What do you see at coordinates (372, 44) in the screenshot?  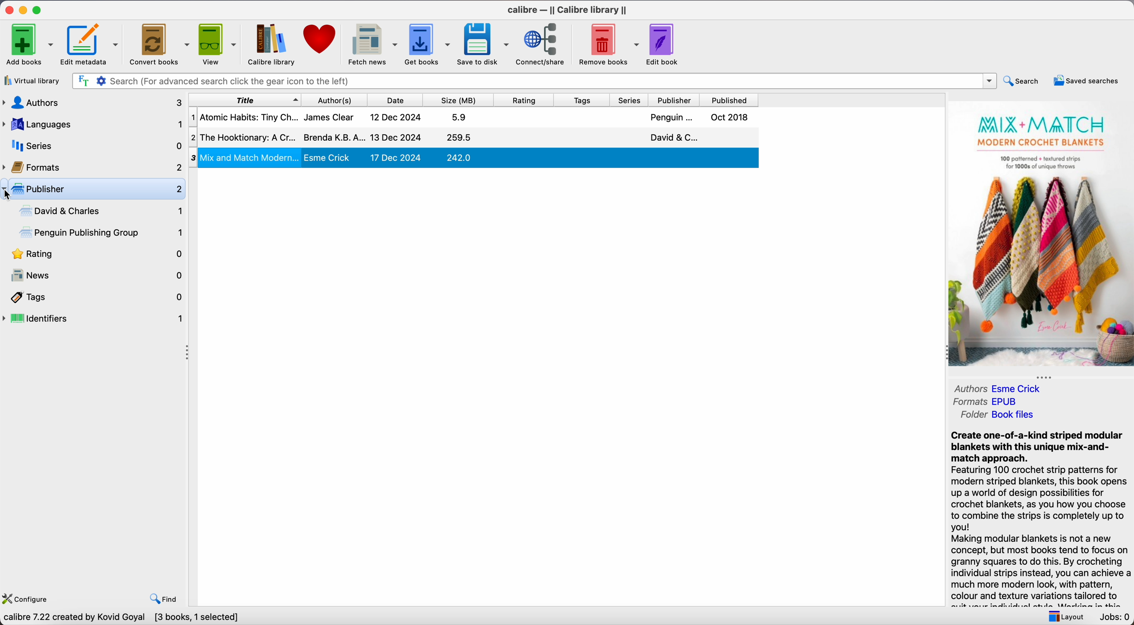 I see `fetch news` at bounding box center [372, 44].